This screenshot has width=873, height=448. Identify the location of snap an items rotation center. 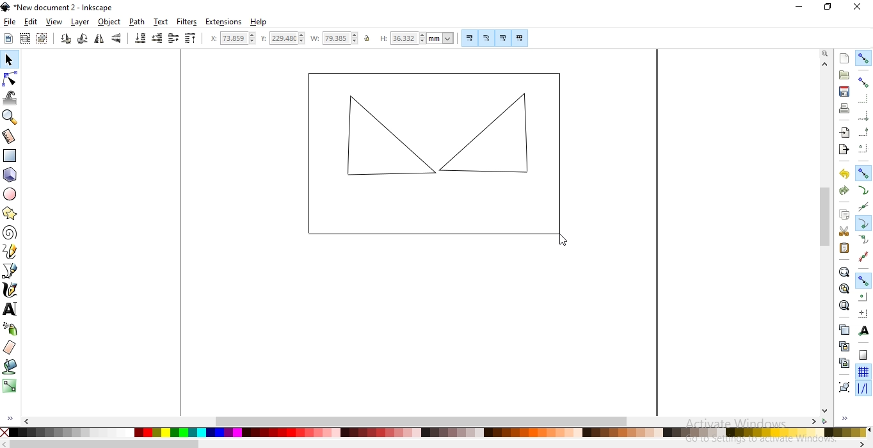
(863, 313).